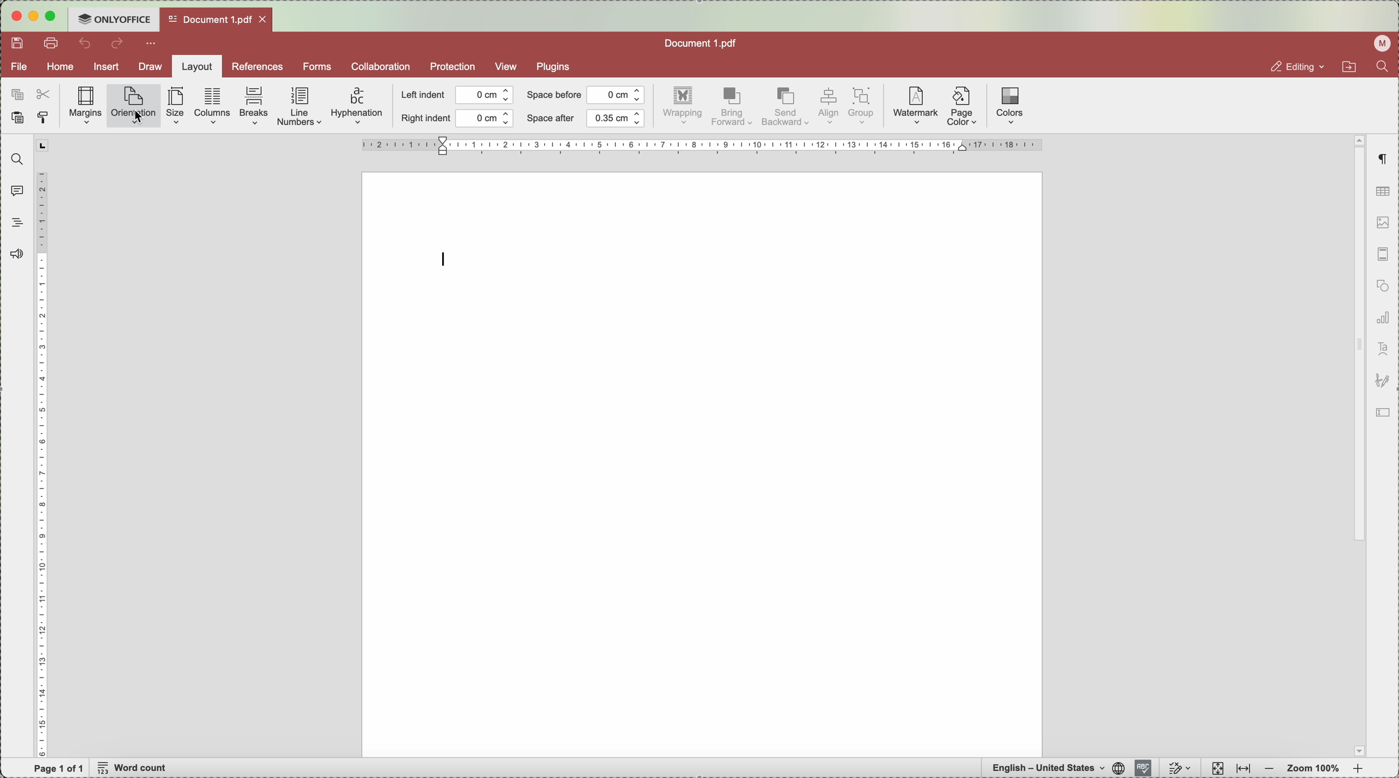 This screenshot has height=778, width=1399. I want to click on icon, so click(1382, 382).